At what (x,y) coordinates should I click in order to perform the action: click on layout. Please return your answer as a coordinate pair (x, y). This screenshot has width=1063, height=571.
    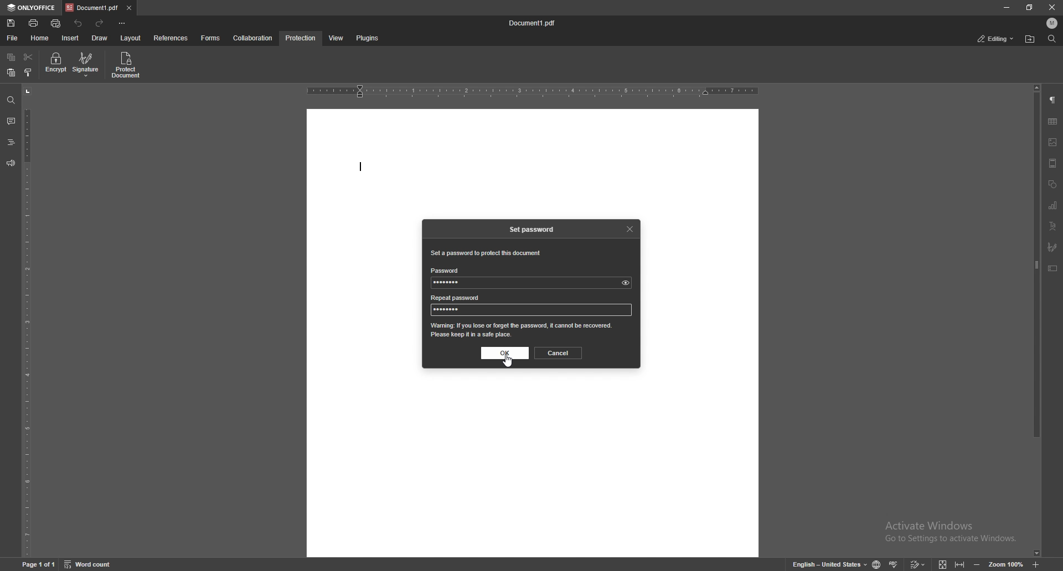
    Looking at the image, I should click on (132, 38).